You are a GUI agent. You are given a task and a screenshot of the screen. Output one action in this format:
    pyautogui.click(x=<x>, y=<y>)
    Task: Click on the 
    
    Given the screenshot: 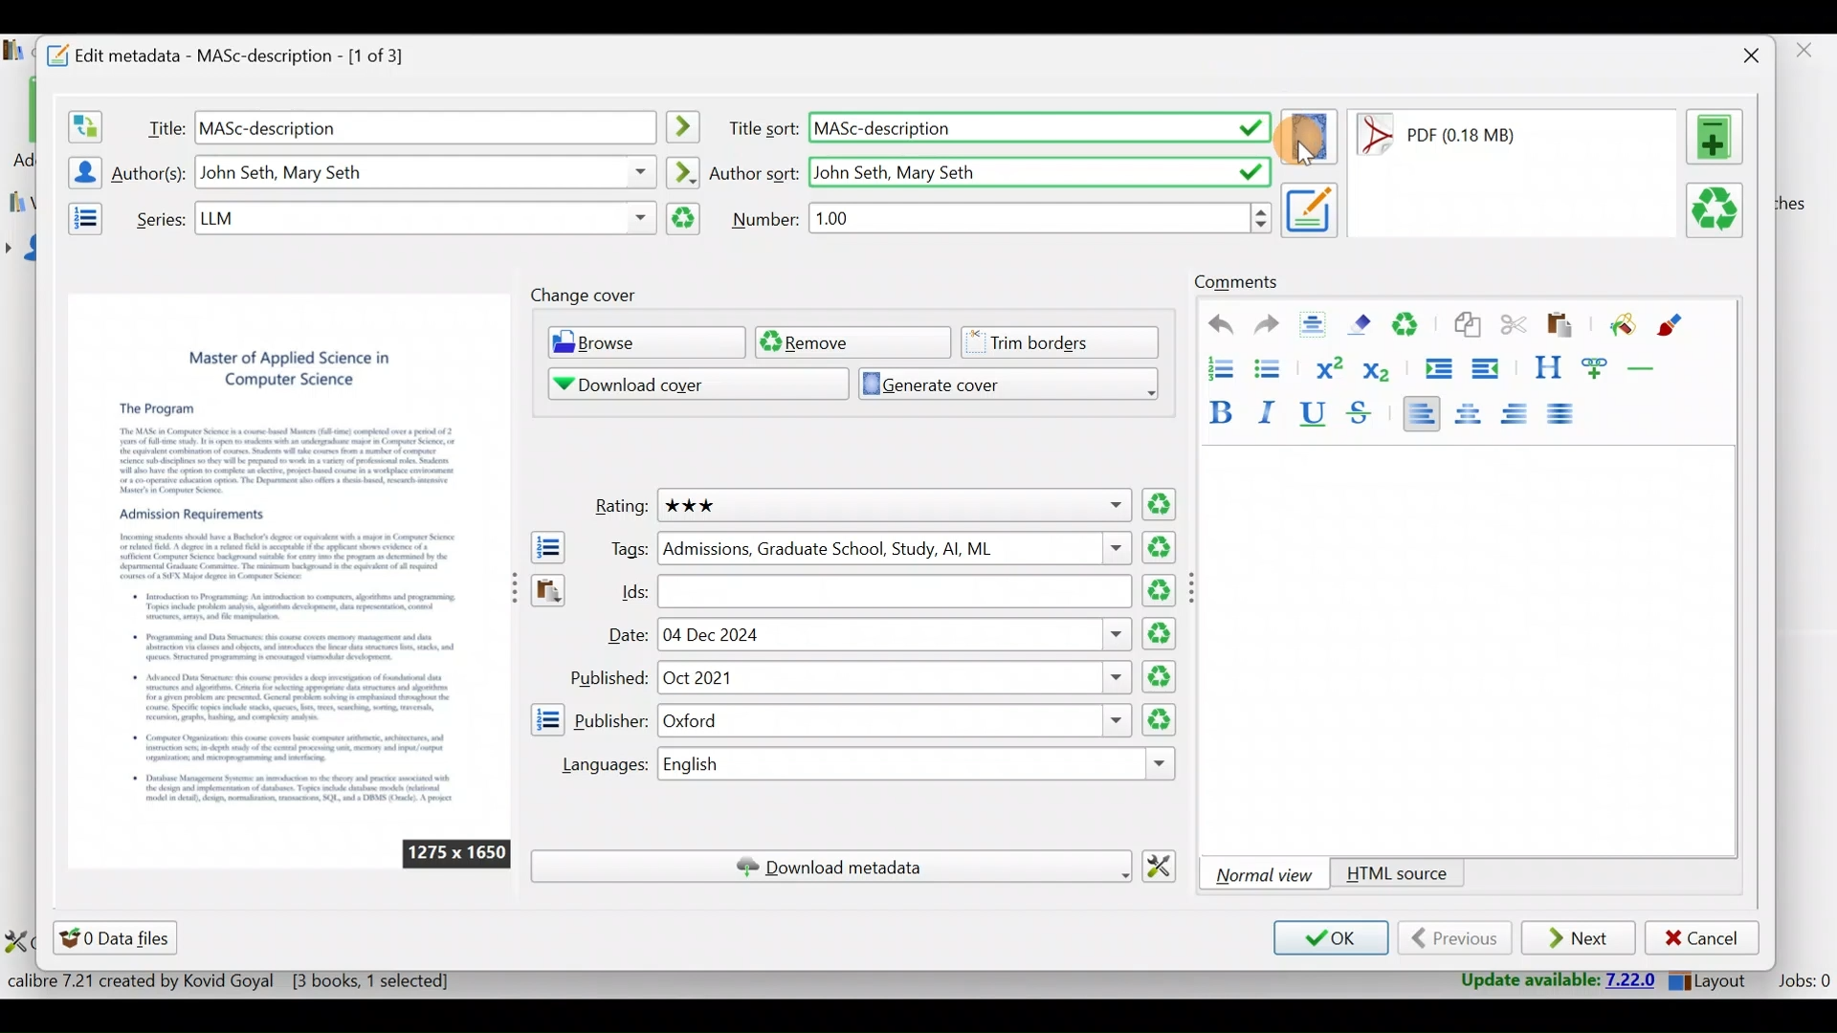 What is the action you would take?
    pyautogui.click(x=892, y=505)
    